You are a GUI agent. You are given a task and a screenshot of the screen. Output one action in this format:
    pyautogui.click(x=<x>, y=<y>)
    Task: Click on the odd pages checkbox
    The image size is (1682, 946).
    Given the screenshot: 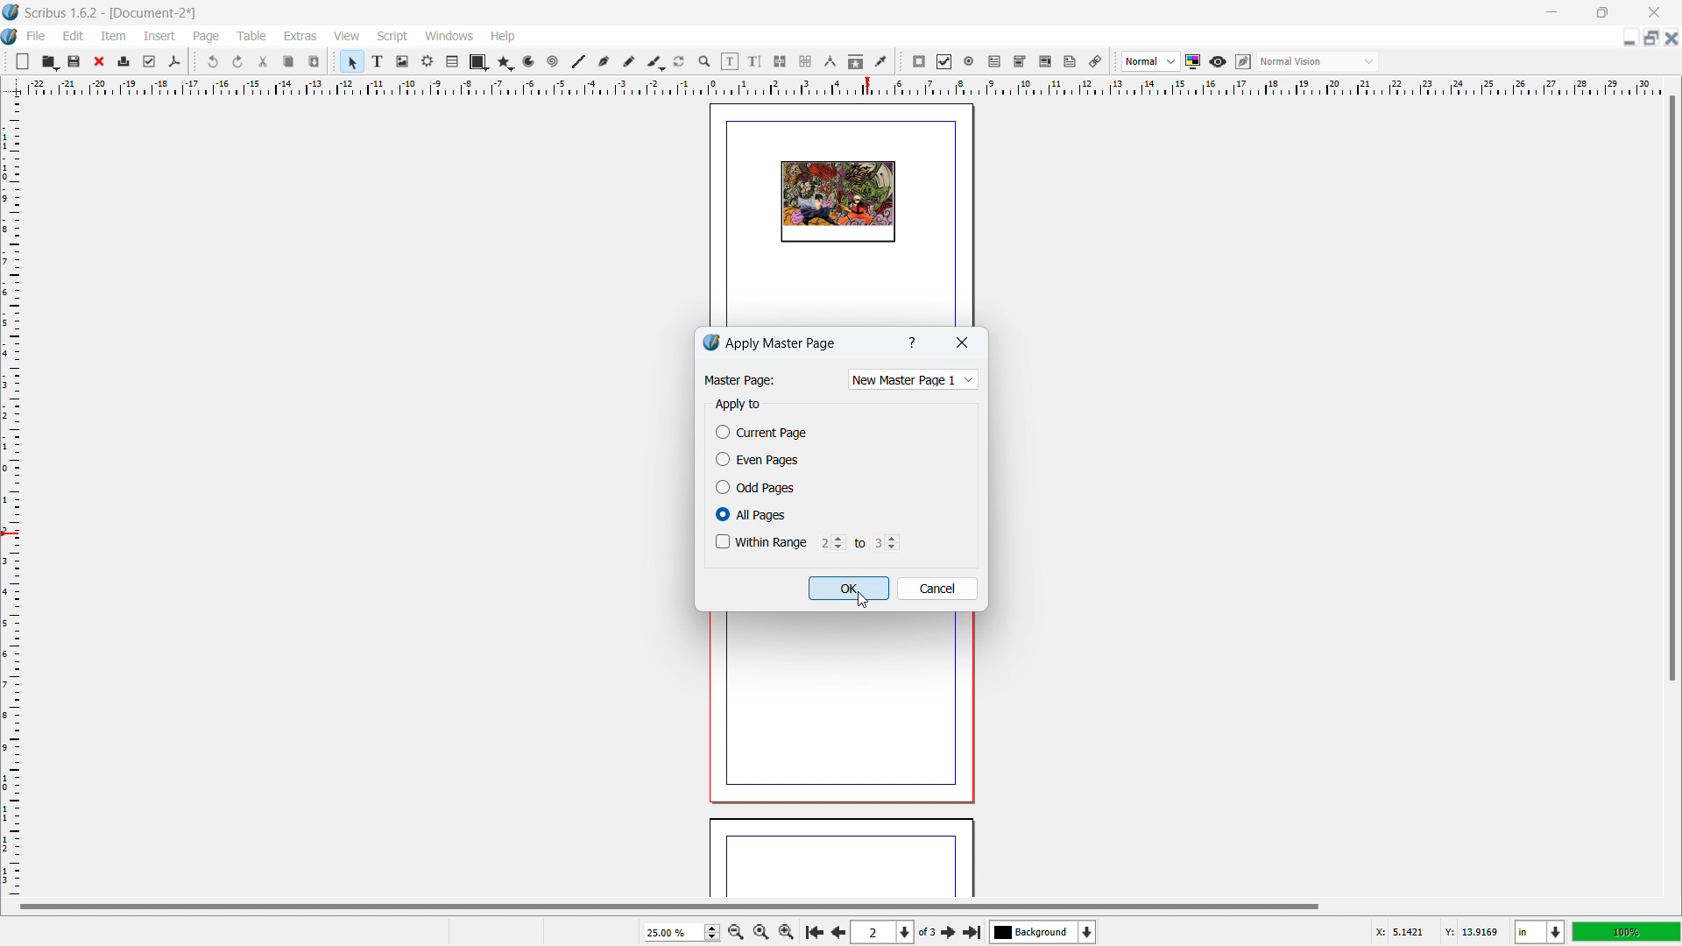 What is the action you would take?
    pyautogui.click(x=755, y=487)
    